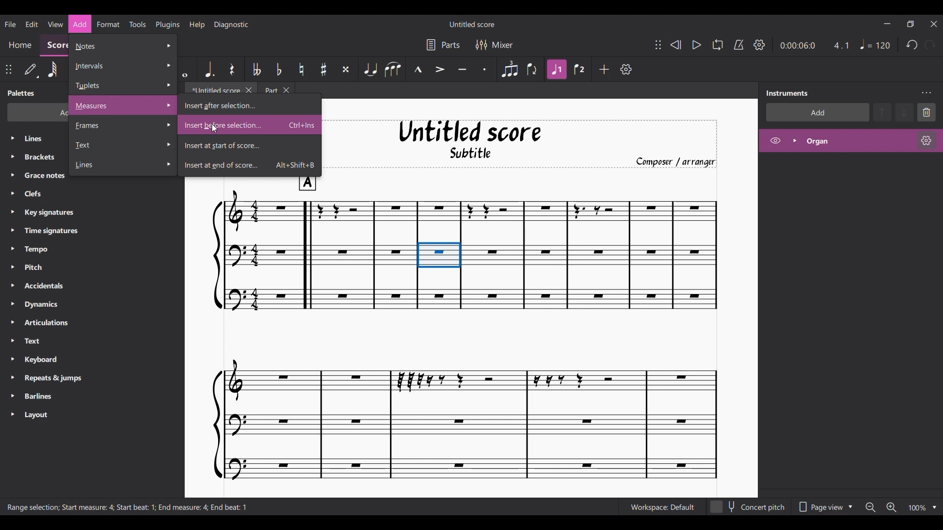 This screenshot has height=530, width=943. What do you see at coordinates (926, 93) in the screenshot?
I see `Instruments setting` at bounding box center [926, 93].